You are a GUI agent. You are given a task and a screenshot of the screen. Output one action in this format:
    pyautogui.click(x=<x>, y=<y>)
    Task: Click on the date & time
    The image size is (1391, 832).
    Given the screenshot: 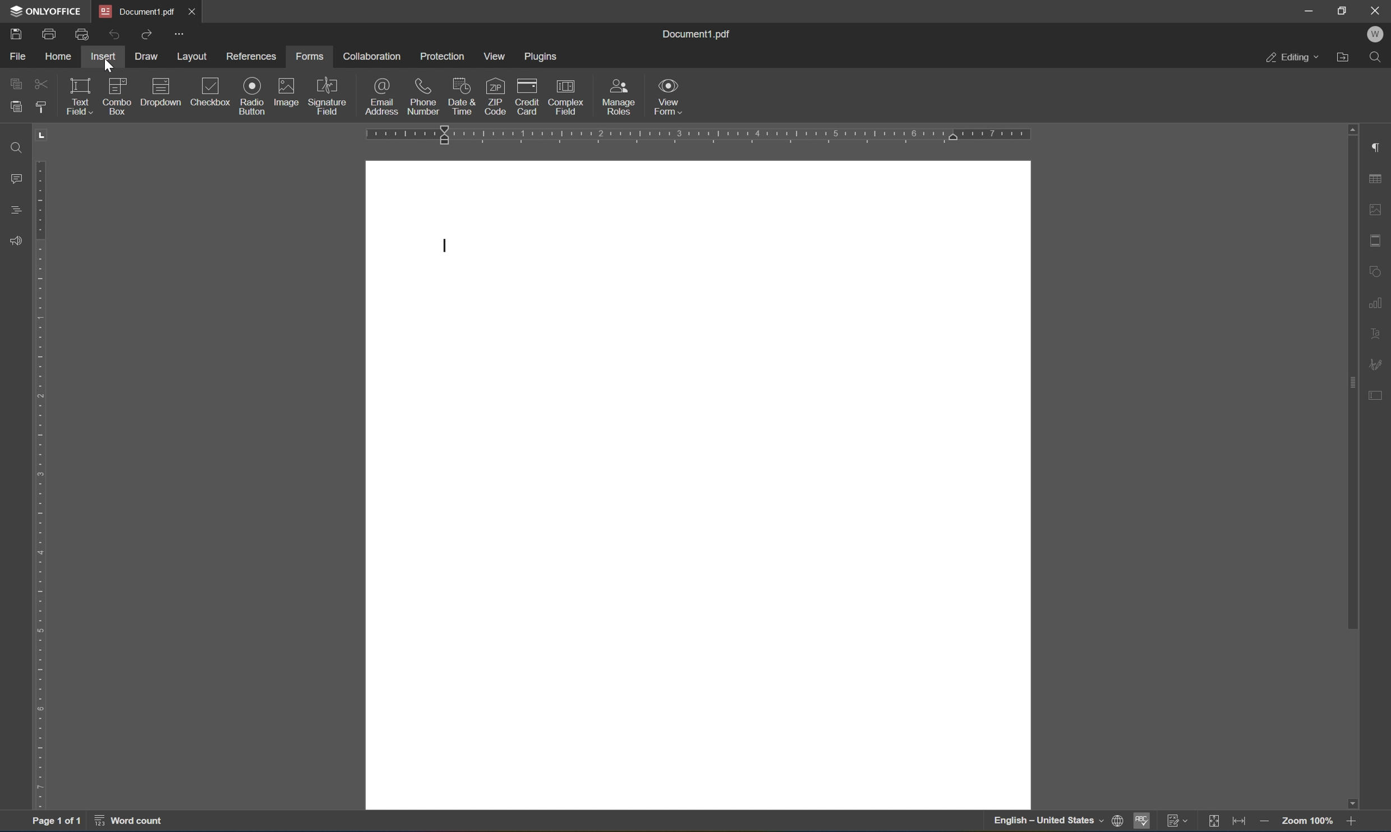 What is the action you would take?
    pyautogui.click(x=461, y=96)
    